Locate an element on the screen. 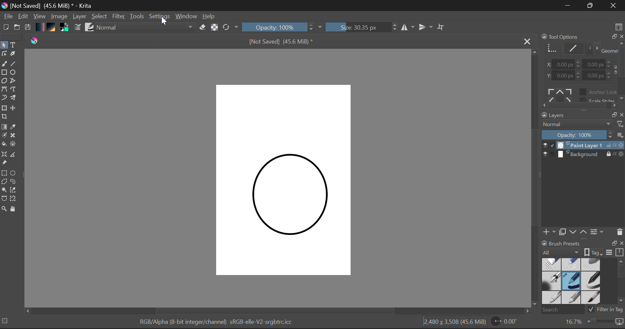 The height and width of the screenshot is (329, 625). Gradient Fill is located at coordinates (4, 126).